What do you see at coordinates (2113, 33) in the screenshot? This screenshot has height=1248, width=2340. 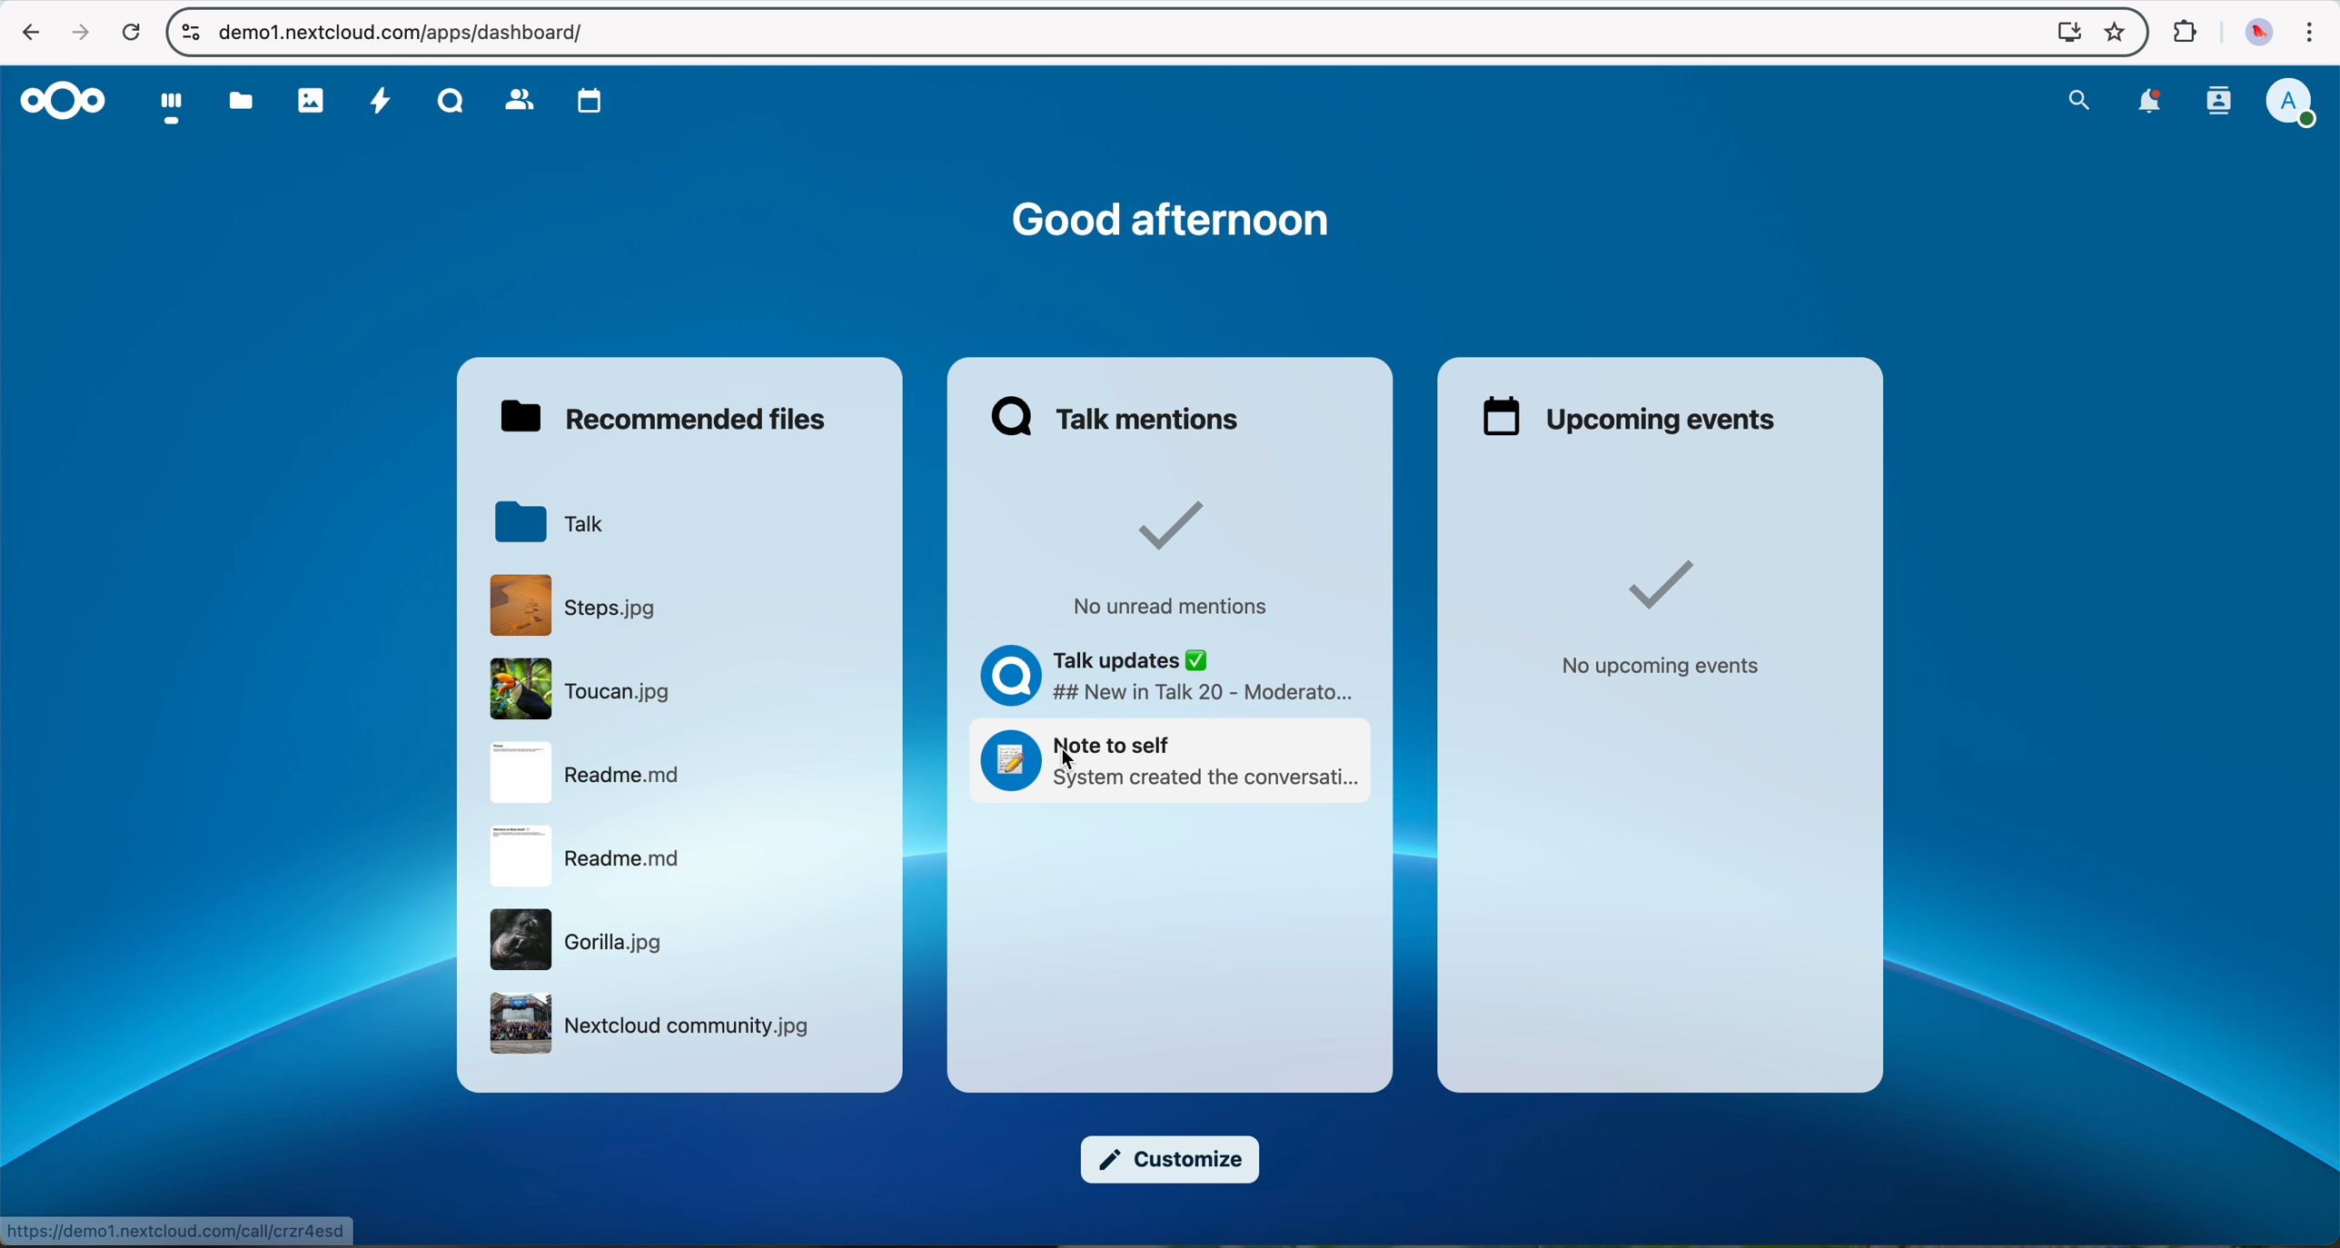 I see `favorites` at bounding box center [2113, 33].